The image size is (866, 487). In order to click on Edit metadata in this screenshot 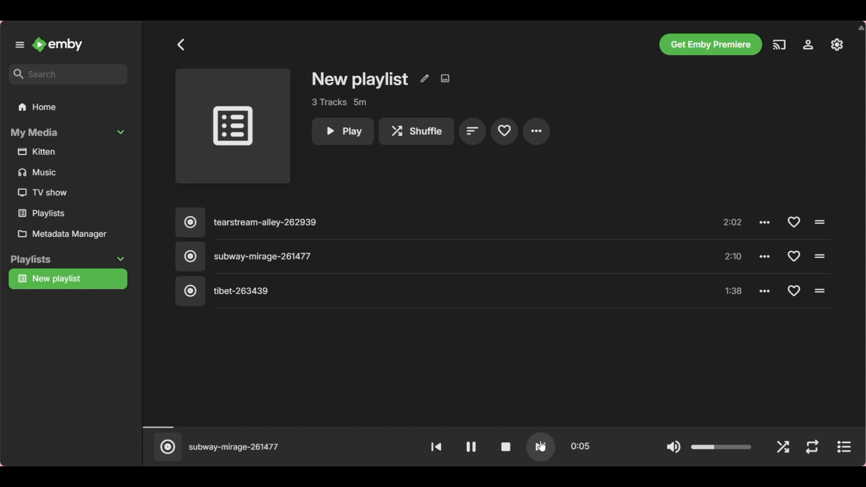, I will do `click(424, 79)`.